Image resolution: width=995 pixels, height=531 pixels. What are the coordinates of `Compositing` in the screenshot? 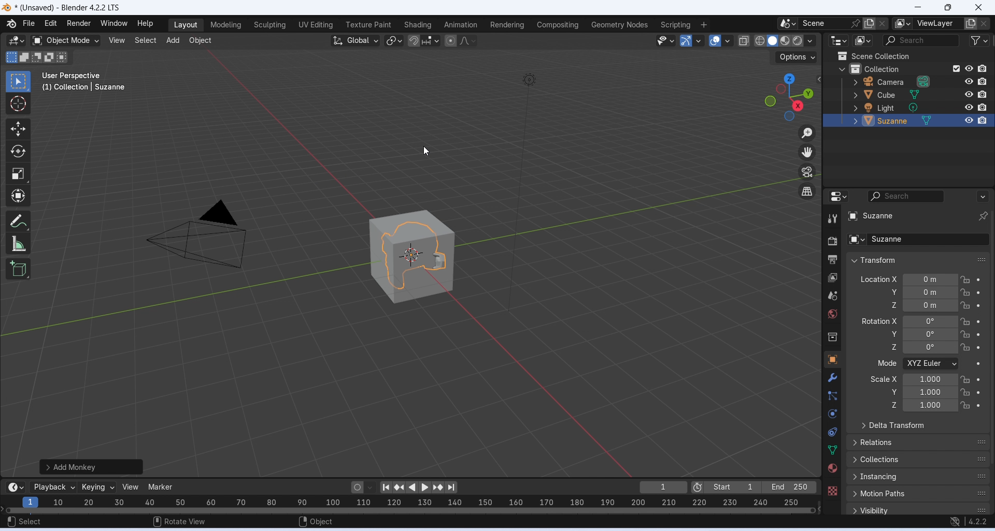 It's located at (558, 24).